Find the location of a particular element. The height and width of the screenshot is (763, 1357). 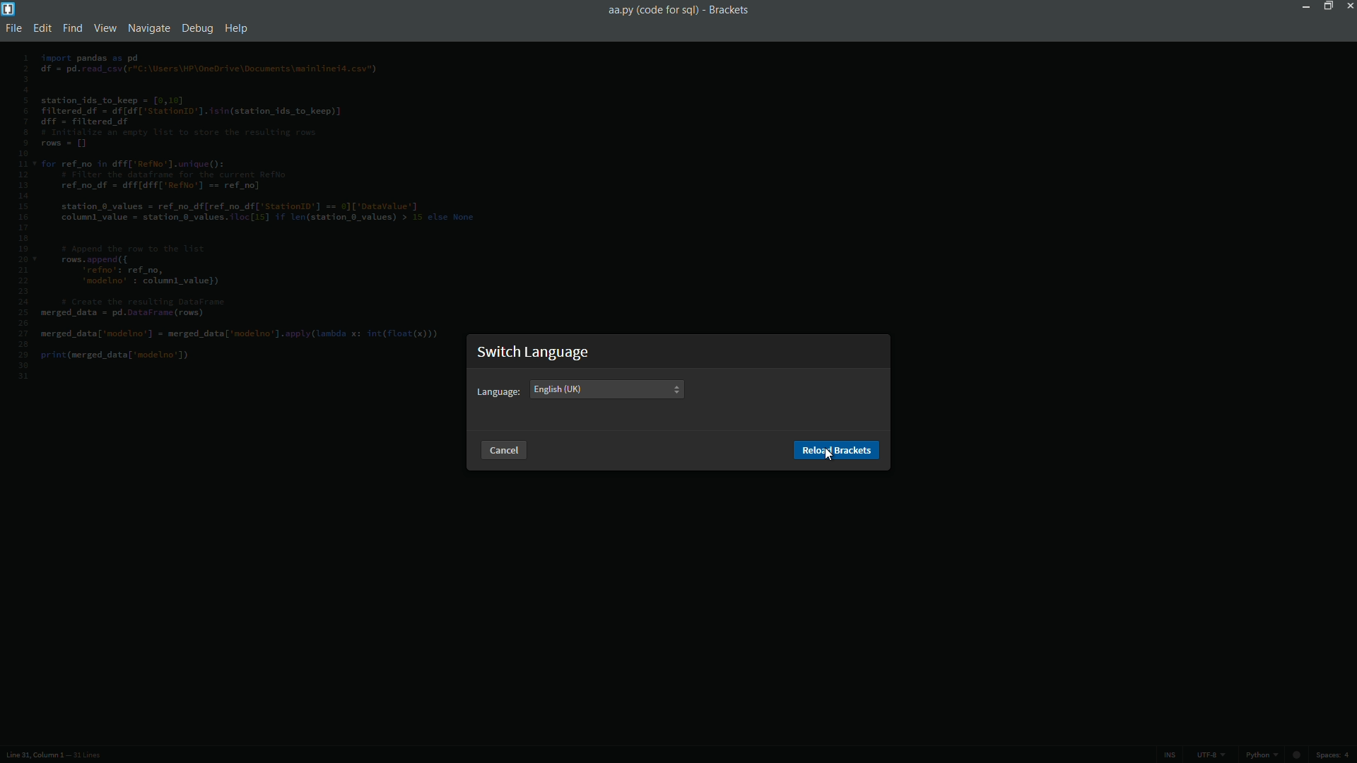

maximize is located at coordinates (1325, 6).